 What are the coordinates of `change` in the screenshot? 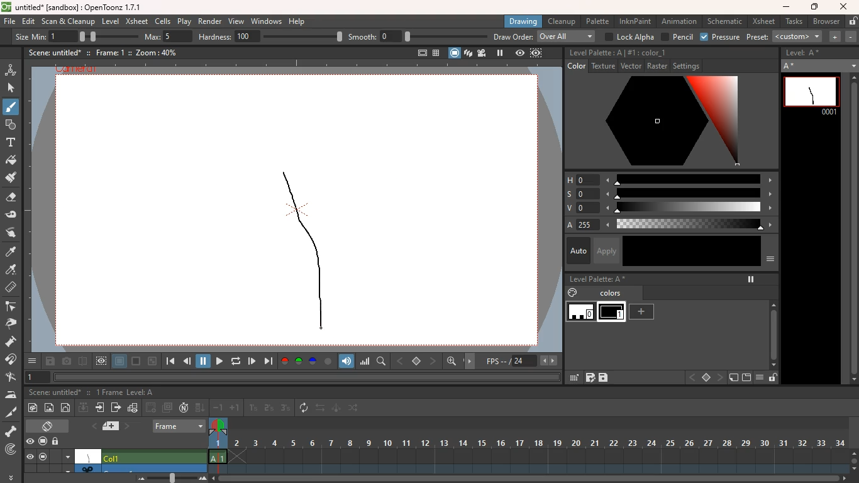 It's located at (355, 409).